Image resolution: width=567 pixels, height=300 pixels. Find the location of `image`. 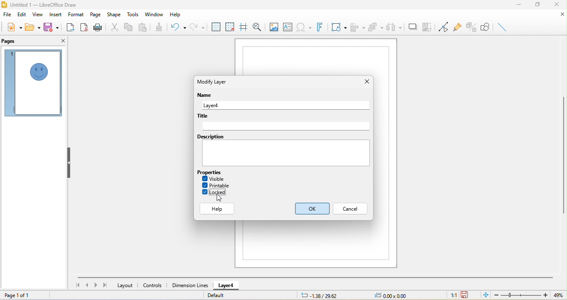

image is located at coordinates (274, 27).